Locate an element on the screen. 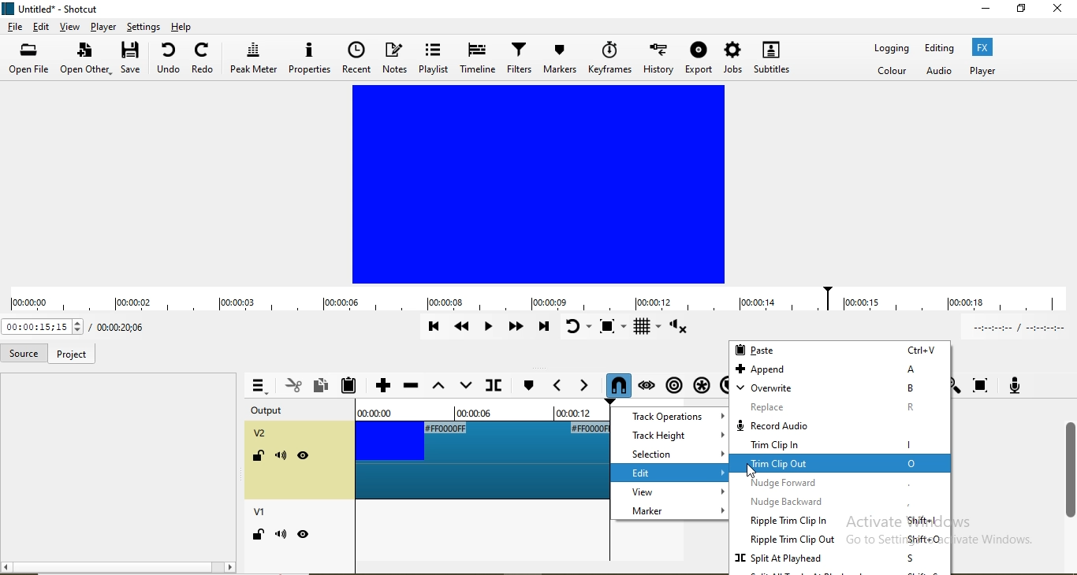 The image size is (1077, 575). edit is located at coordinates (669, 473).